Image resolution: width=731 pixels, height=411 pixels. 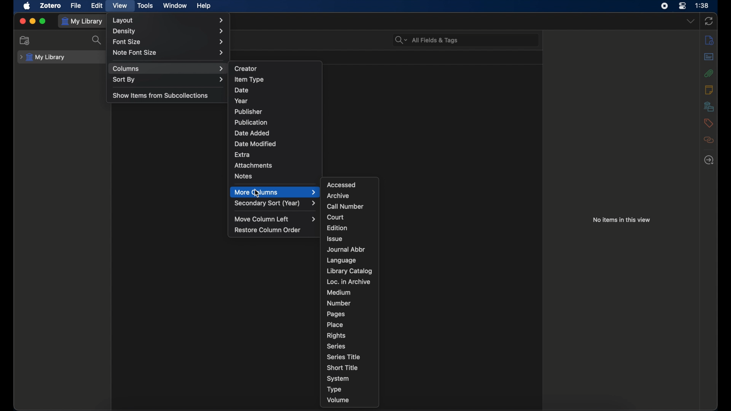 I want to click on abstracts, so click(x=709, y=56).